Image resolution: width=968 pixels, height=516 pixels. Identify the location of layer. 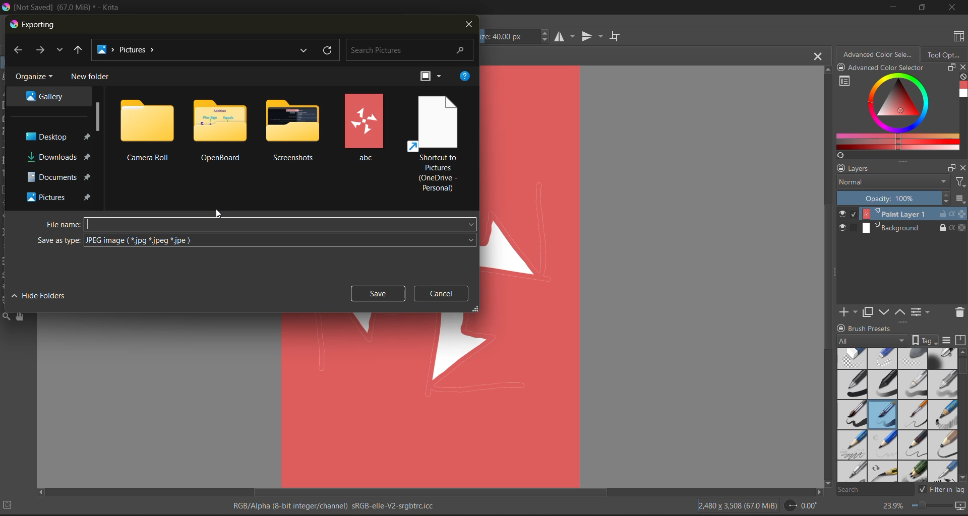
(902, 214).